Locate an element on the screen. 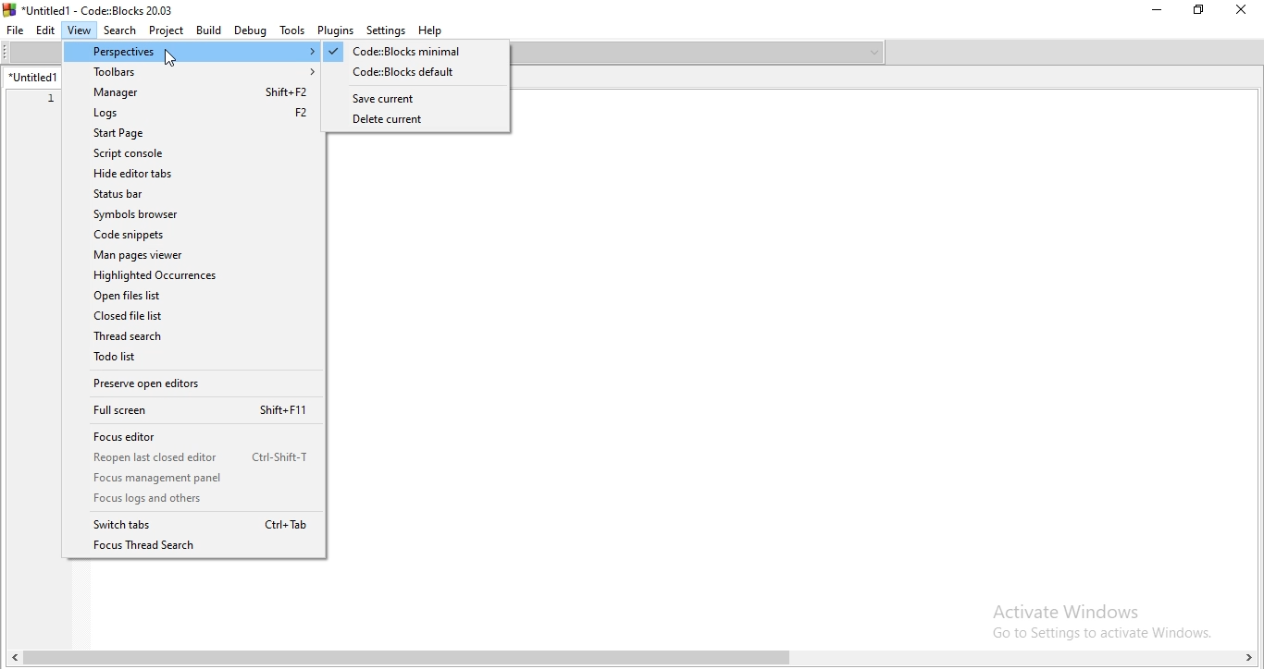 The height and width of the screenshot is (669, 1264). Perspectives is located at coordinates (193, 52).